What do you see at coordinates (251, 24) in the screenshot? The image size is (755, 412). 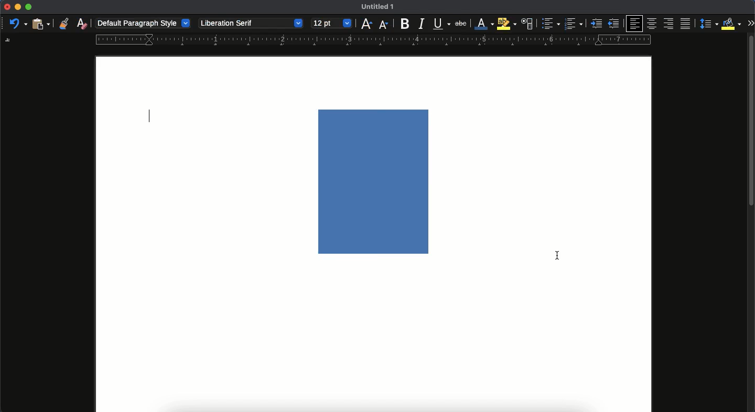 I see `liberation serif - font style` at bounding box center [251, 24].